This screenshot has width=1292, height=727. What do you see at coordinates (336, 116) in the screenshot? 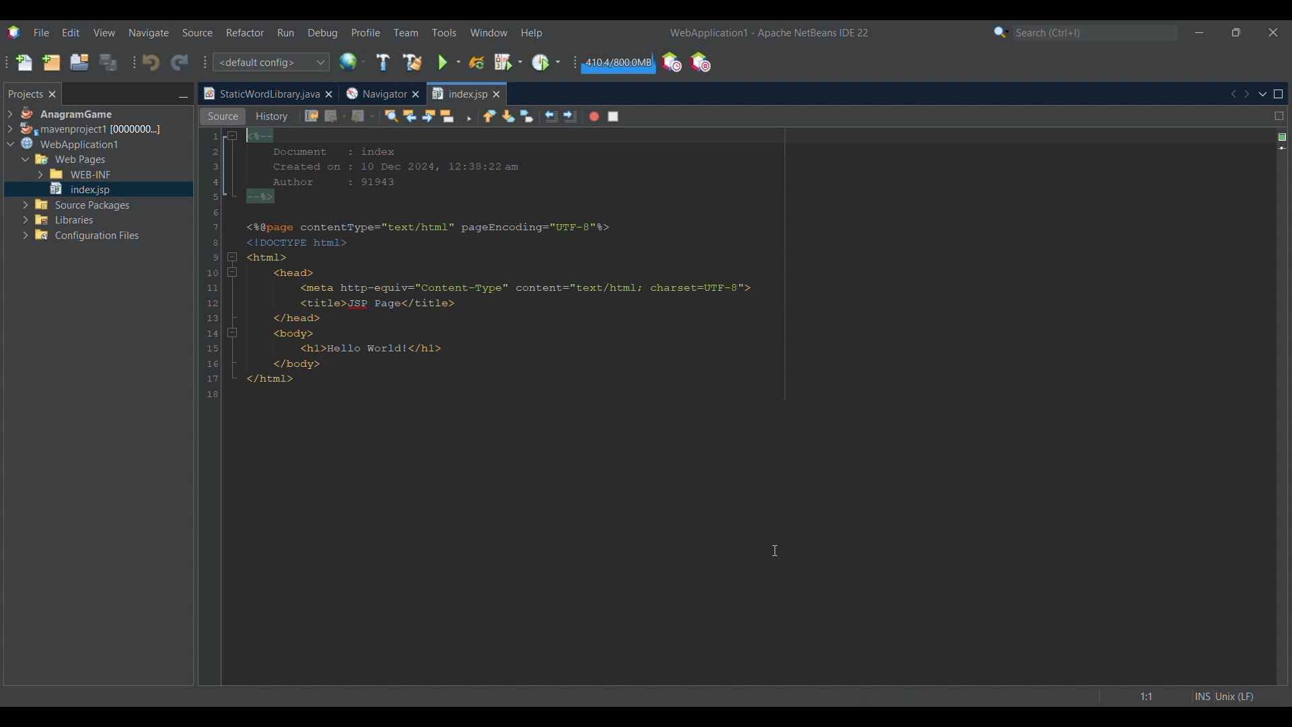
I see `Back` at bounding box center [336, 116].